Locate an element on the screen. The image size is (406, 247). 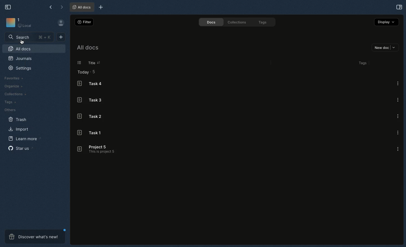
Options is located at coordinates (398, 83).